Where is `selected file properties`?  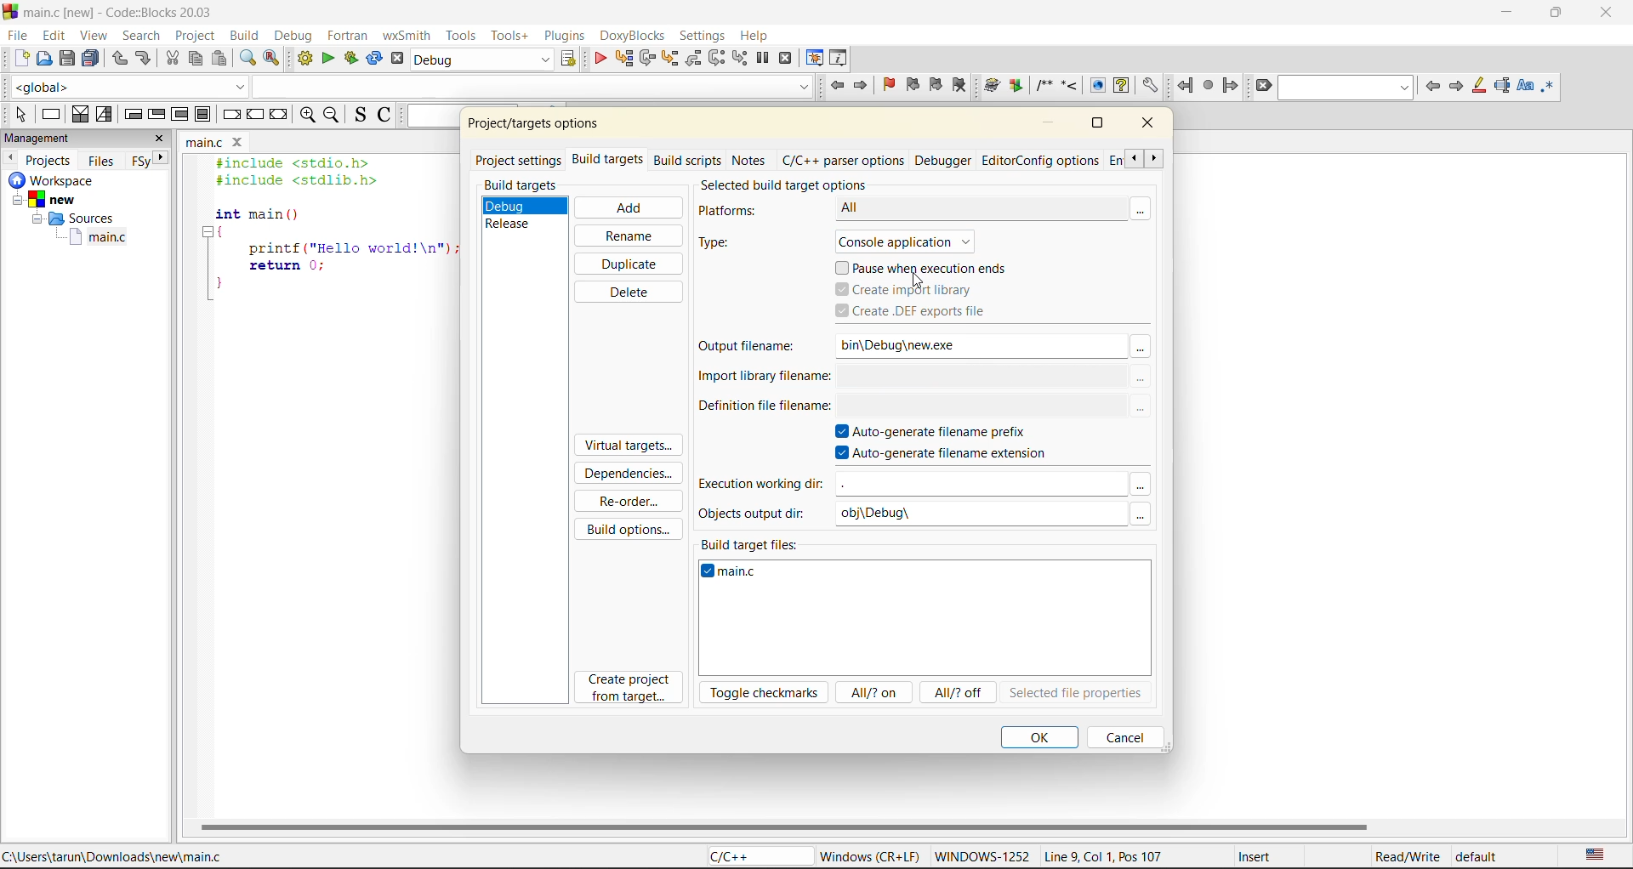
selected file properties is located at coordinates (1075, 694).